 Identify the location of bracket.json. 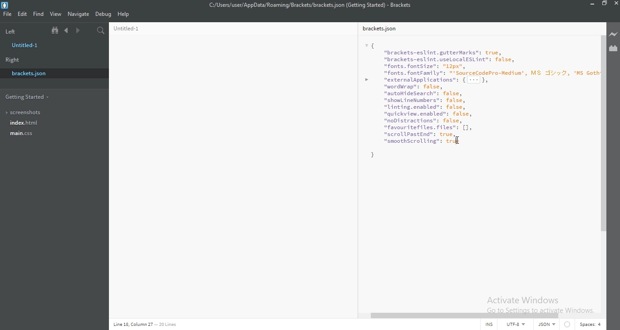
(477, 163).